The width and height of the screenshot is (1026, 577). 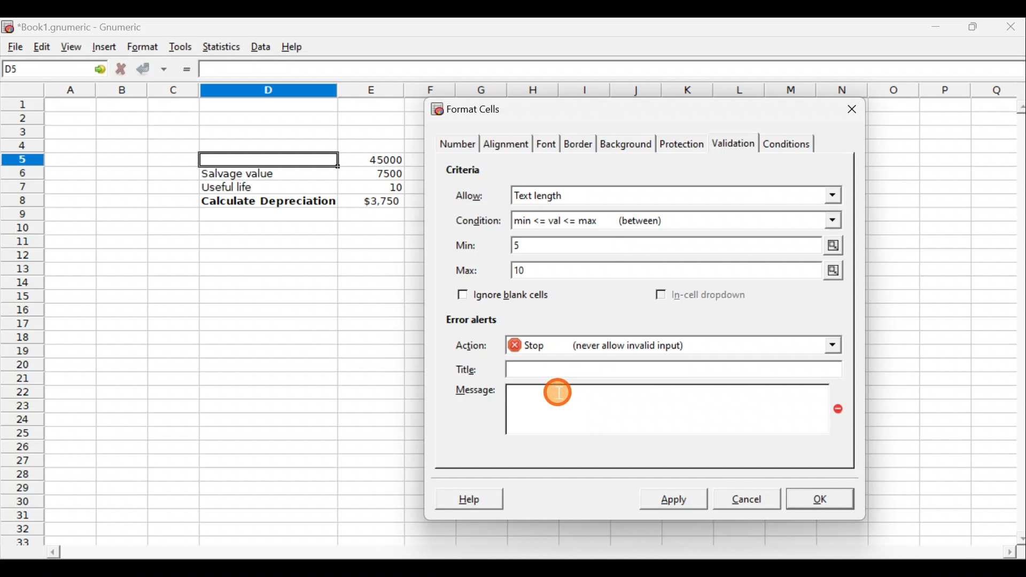 What do you see at coordinates (680, 272) in the screenshot?
I see `Max value = 10` at bounding box center [680, 272].